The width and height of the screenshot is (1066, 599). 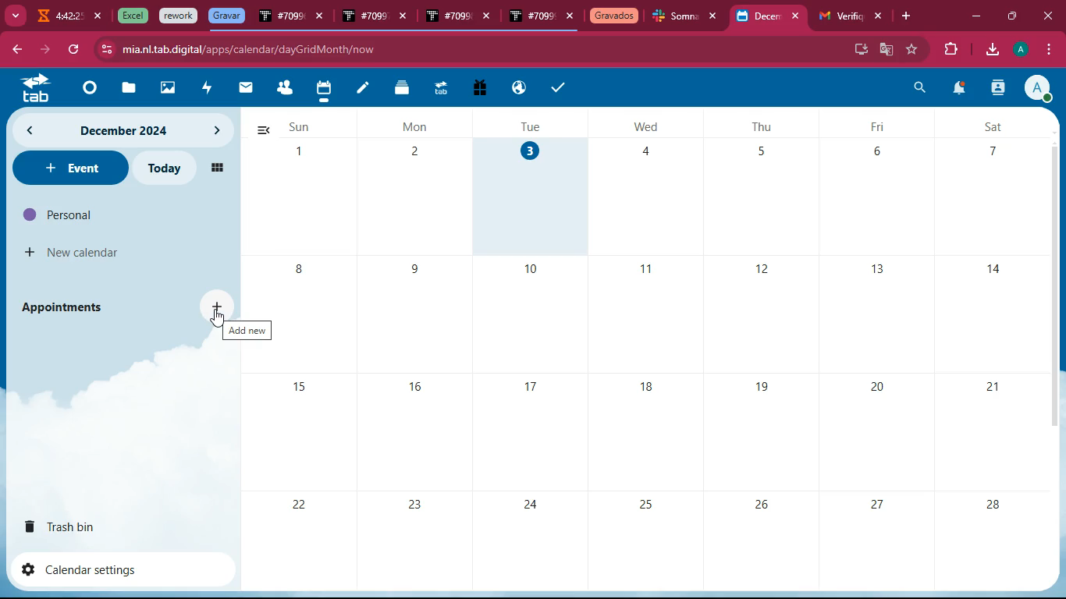 I want to click on tab, so click(x=281, y=19).